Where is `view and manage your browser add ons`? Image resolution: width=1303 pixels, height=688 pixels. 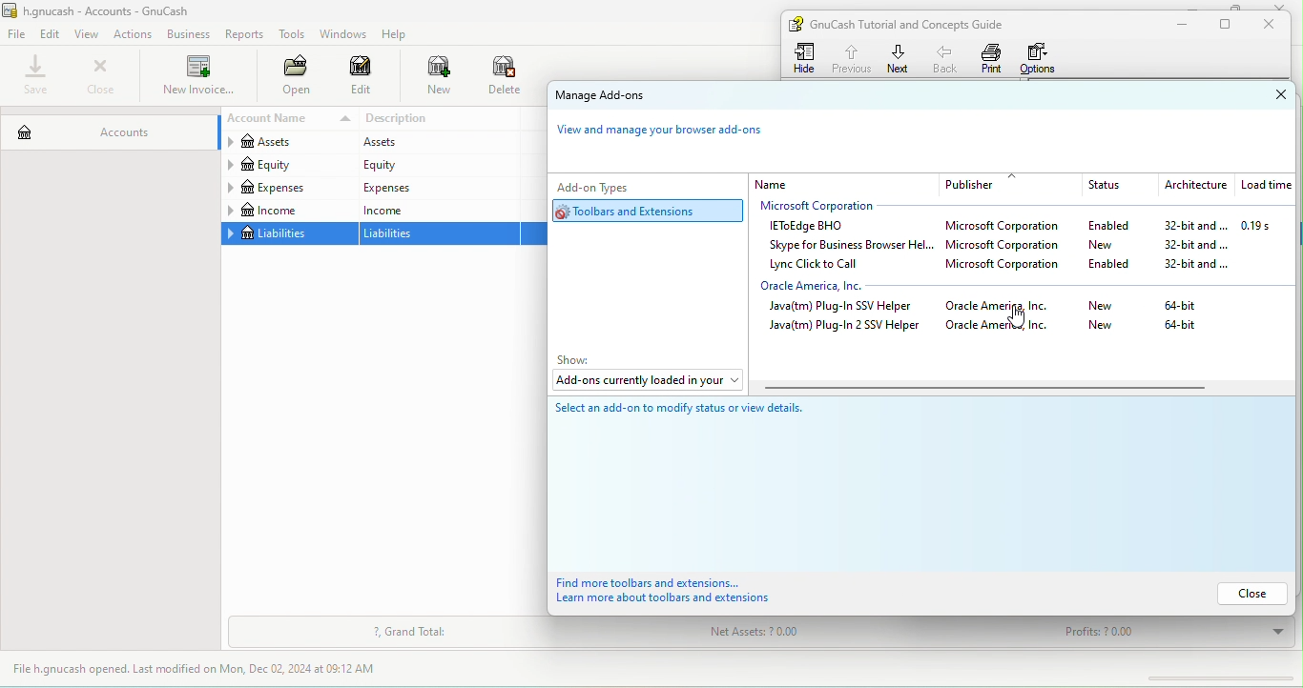
view and manage your browser add ons is located at coordinates (670, 134).